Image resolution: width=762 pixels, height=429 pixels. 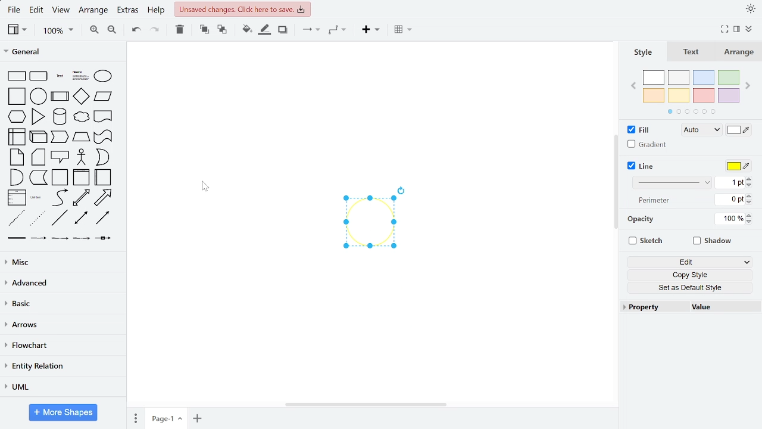 What do you see at coordinates (60, 138) in the screenshot?
I see `step` at bounding box center [60, 138].